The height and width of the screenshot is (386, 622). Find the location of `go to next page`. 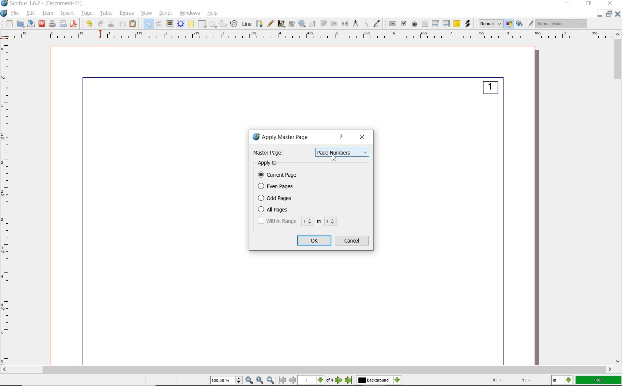

go to next page is located at coordinates (339, 380).